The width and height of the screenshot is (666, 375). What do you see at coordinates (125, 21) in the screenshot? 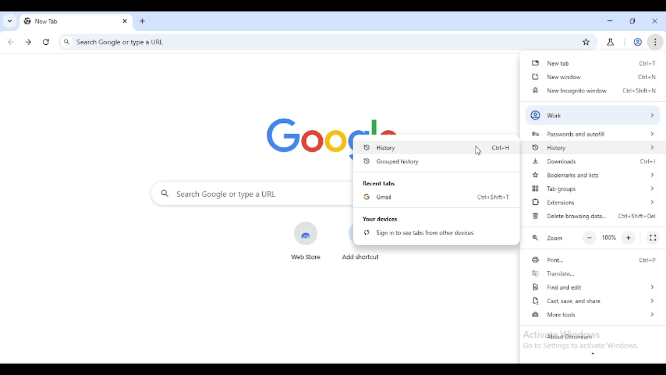
I see `close tab` at bounding box center [125, 21].